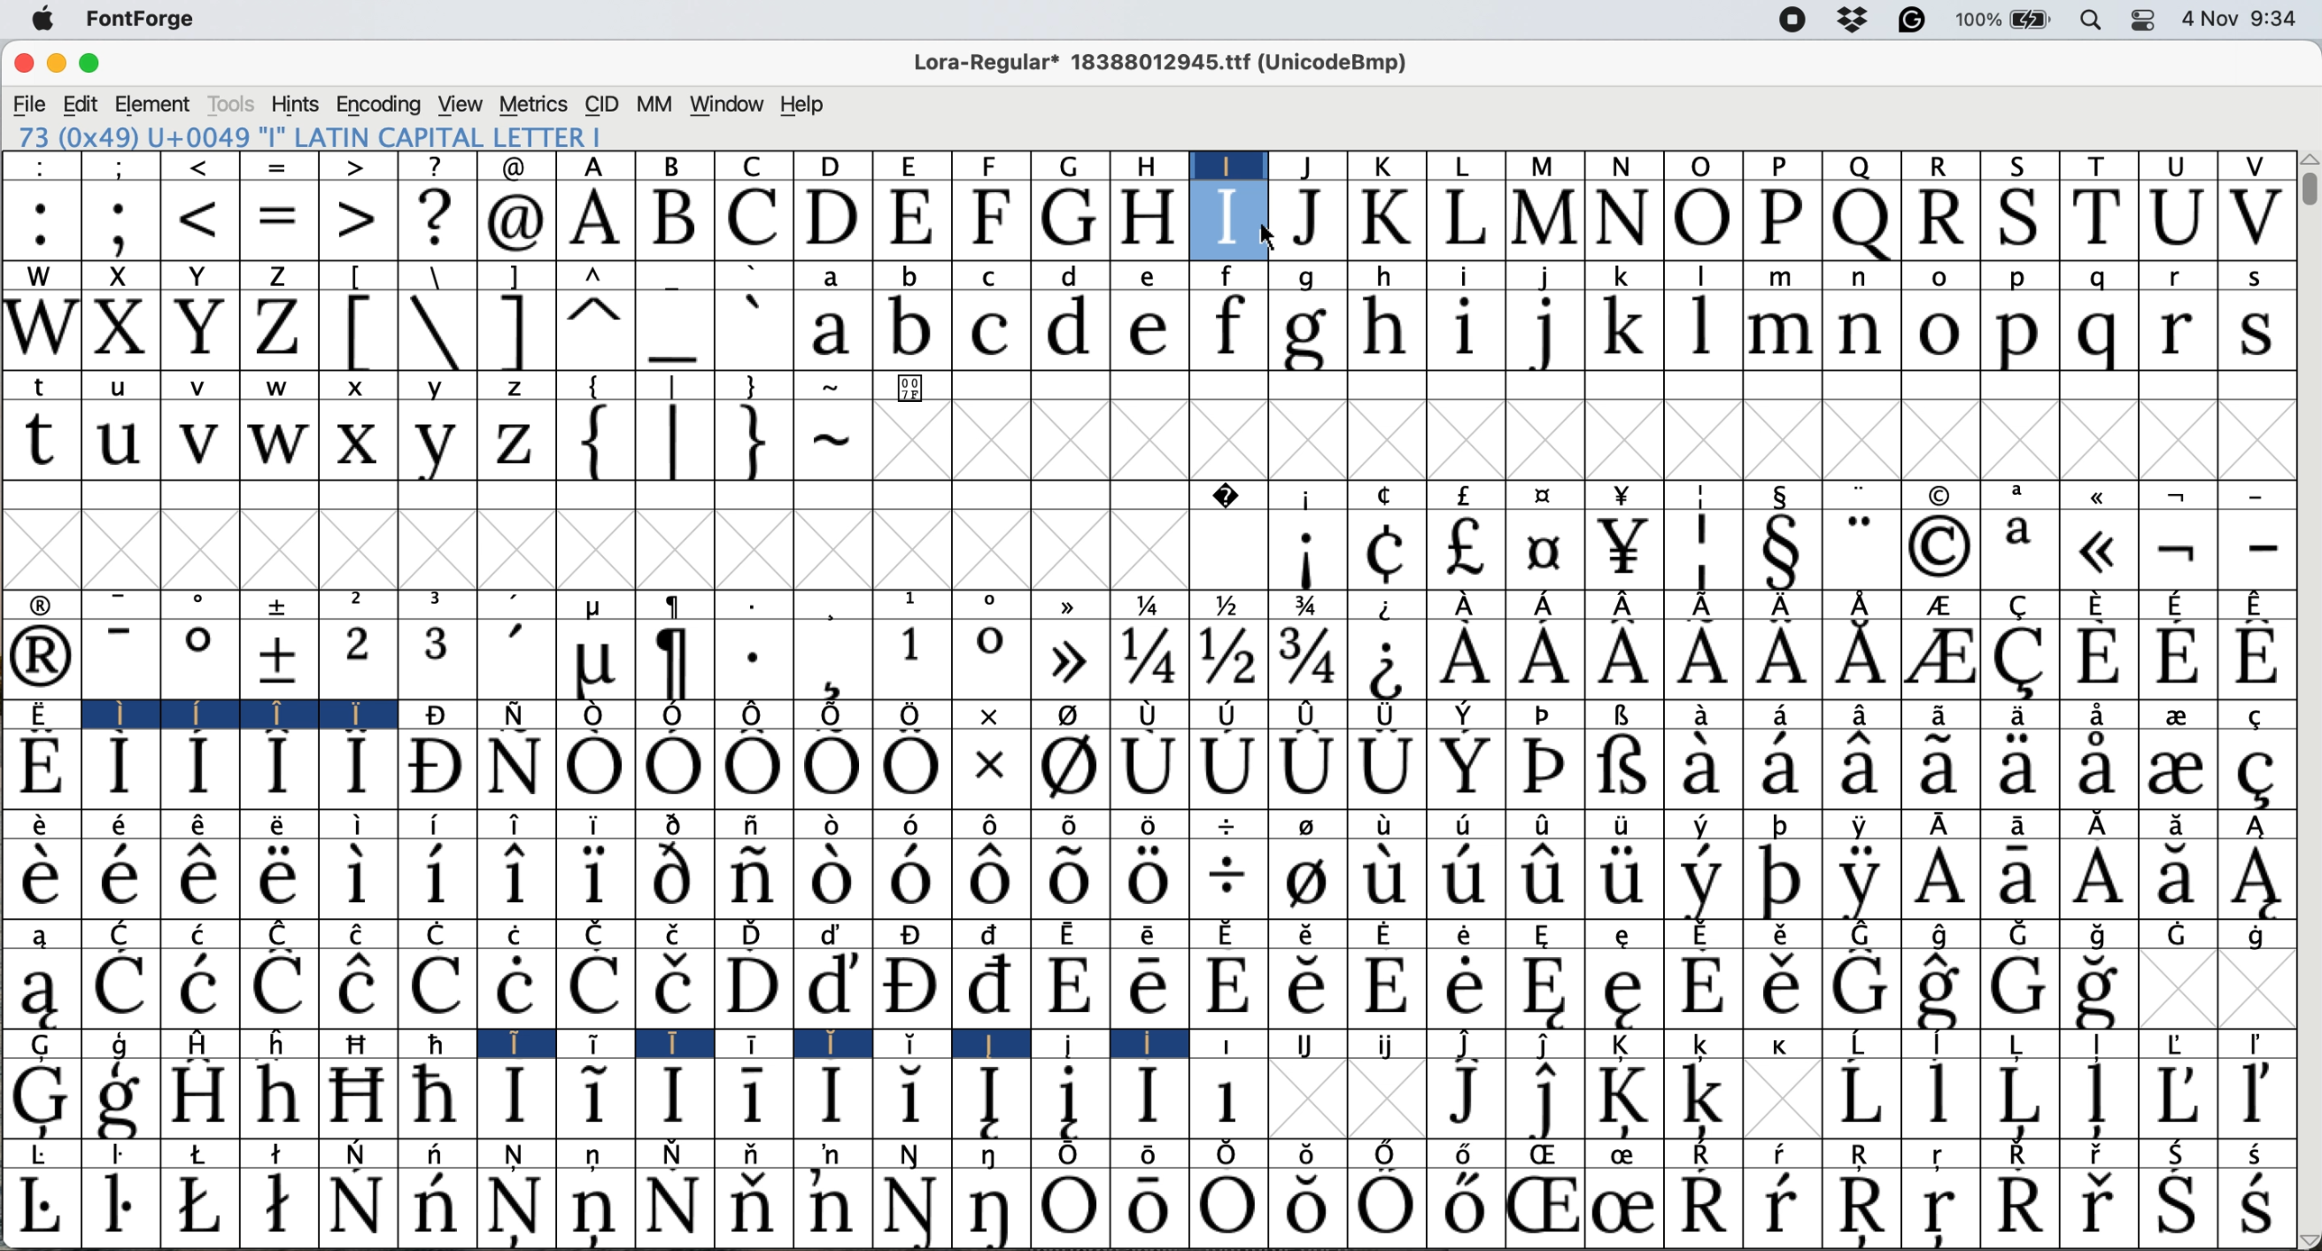 The image size is (2322, 1251). I want to click on h, so click(1386, 330).